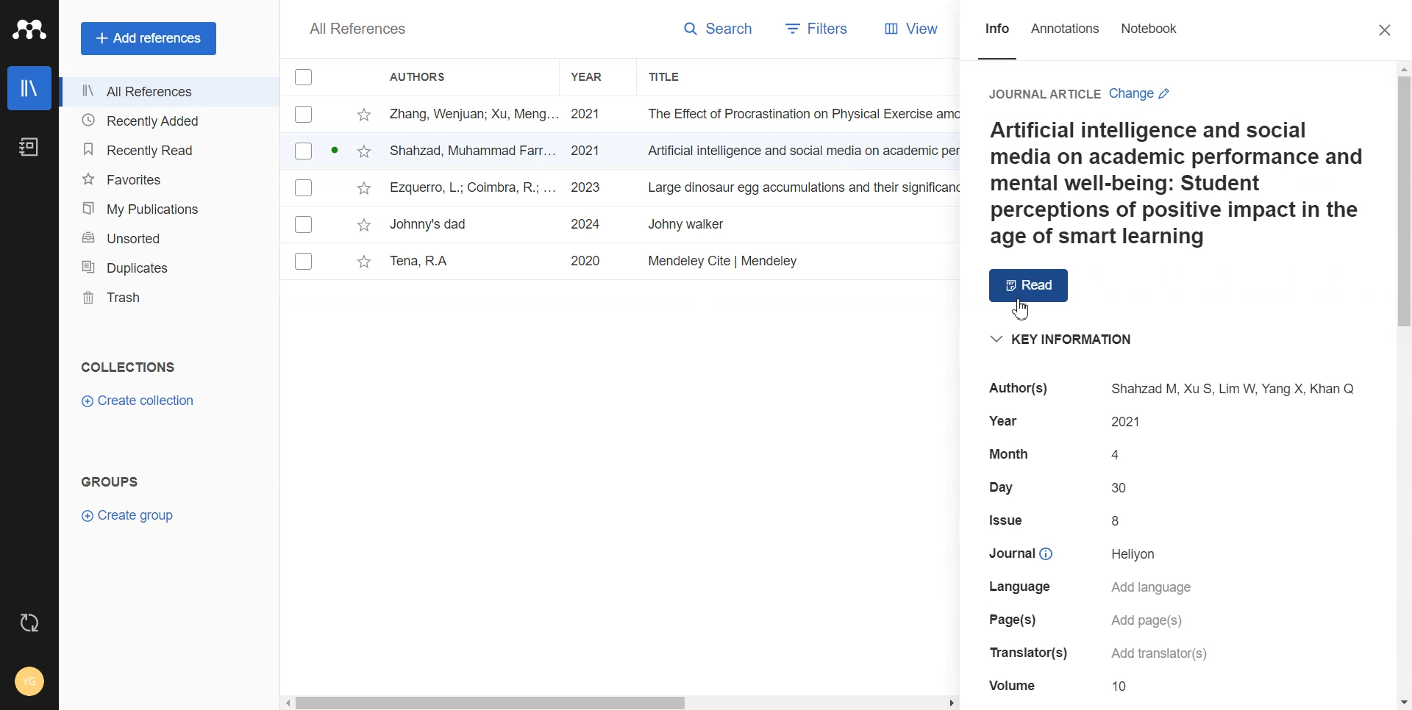  Describe the element at coordinates (681, 77) in the screenshot. I see `Title` at that location.